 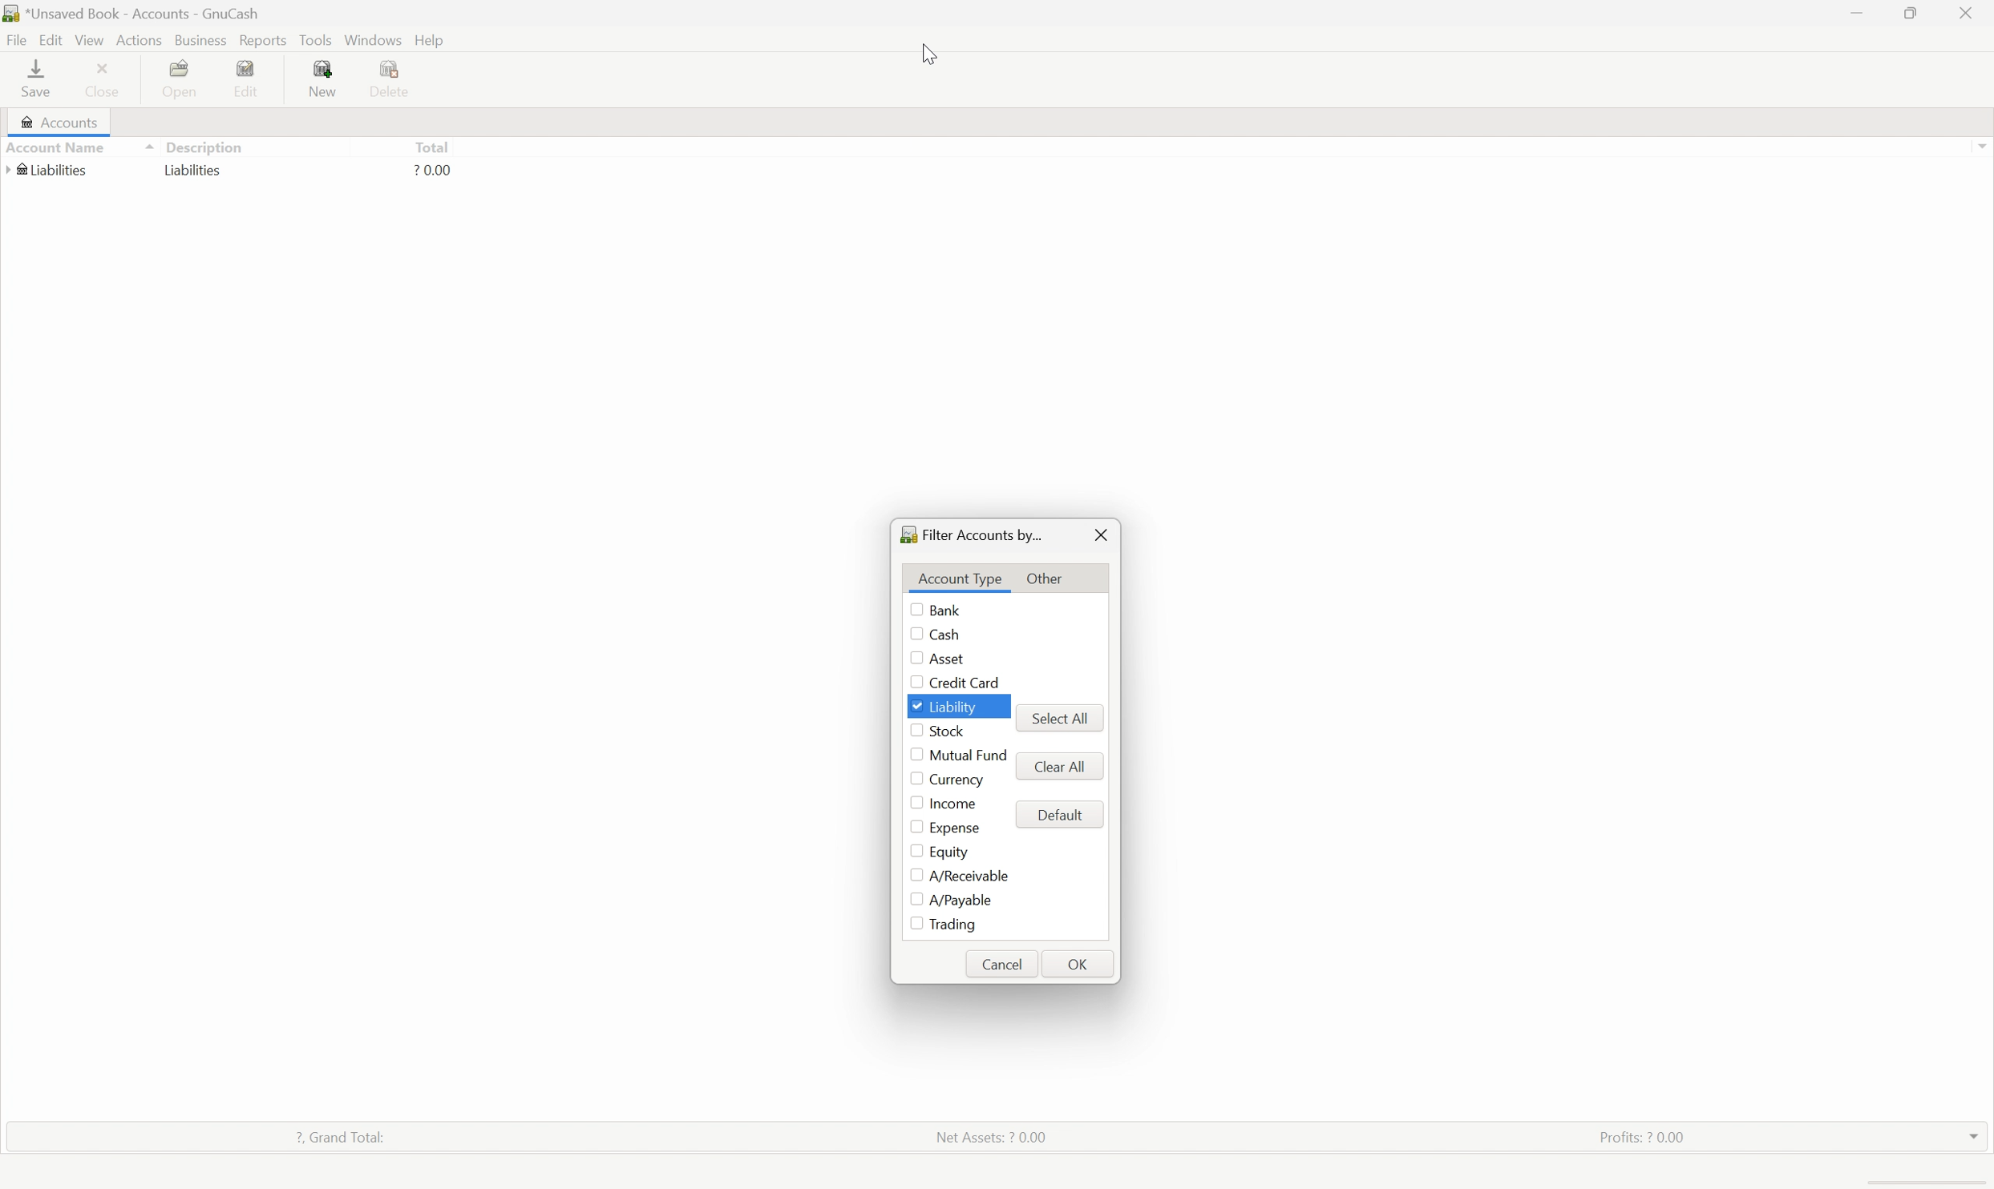 I want to click on Close, so click(x=1103, y=535).